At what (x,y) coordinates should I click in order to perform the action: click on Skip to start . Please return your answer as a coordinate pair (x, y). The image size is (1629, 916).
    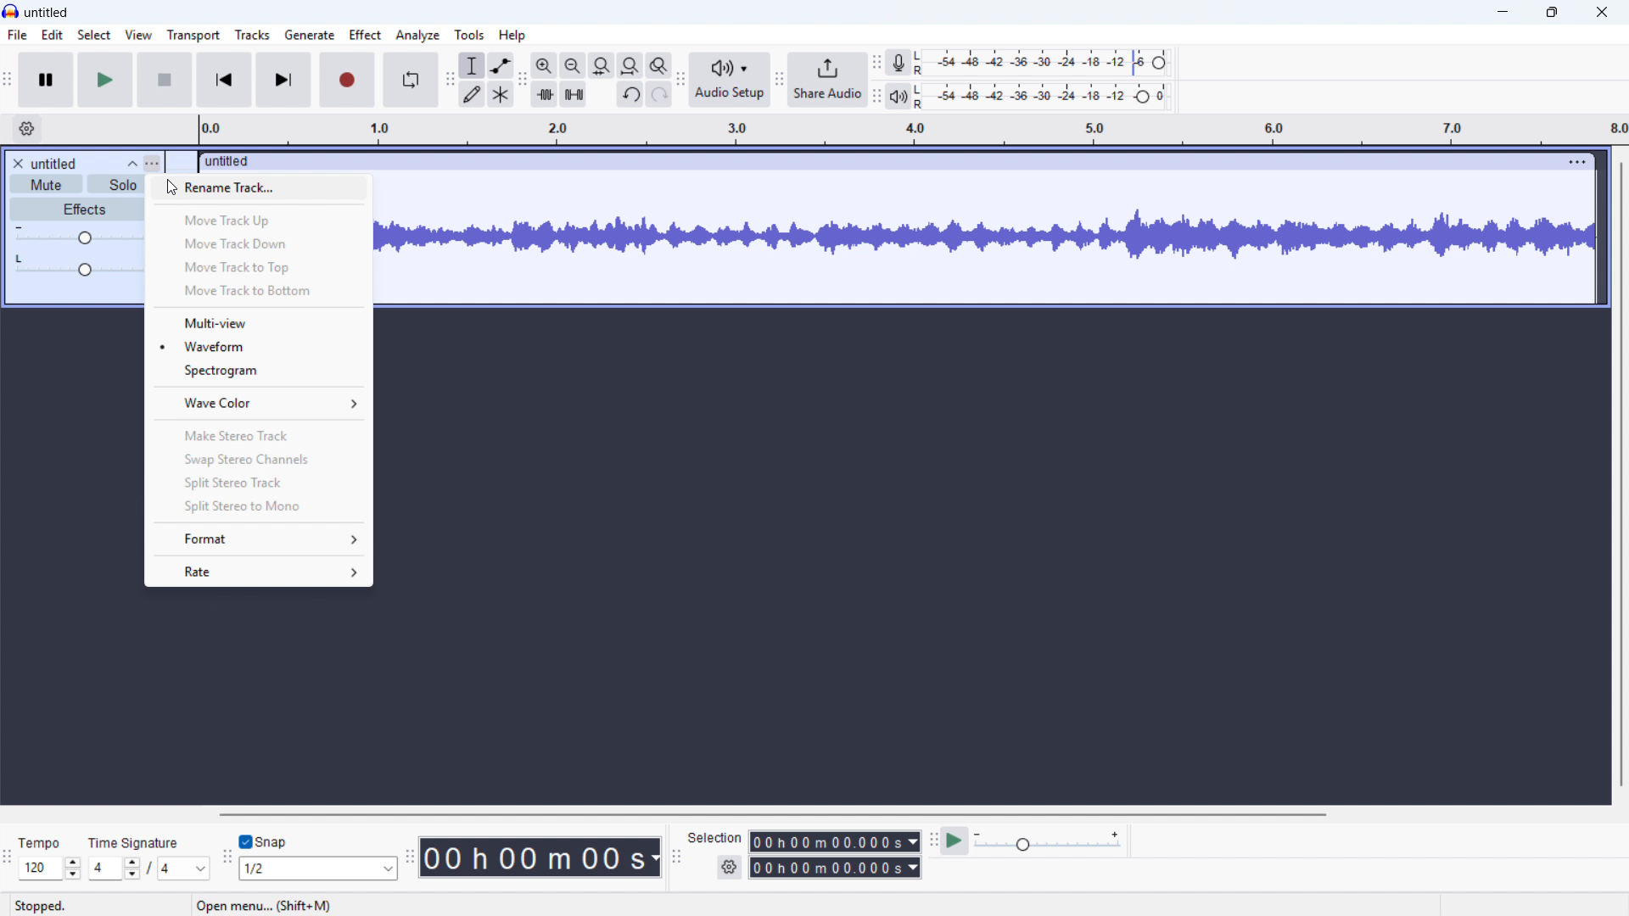
    Looking at the image, I should click on (223, 81).